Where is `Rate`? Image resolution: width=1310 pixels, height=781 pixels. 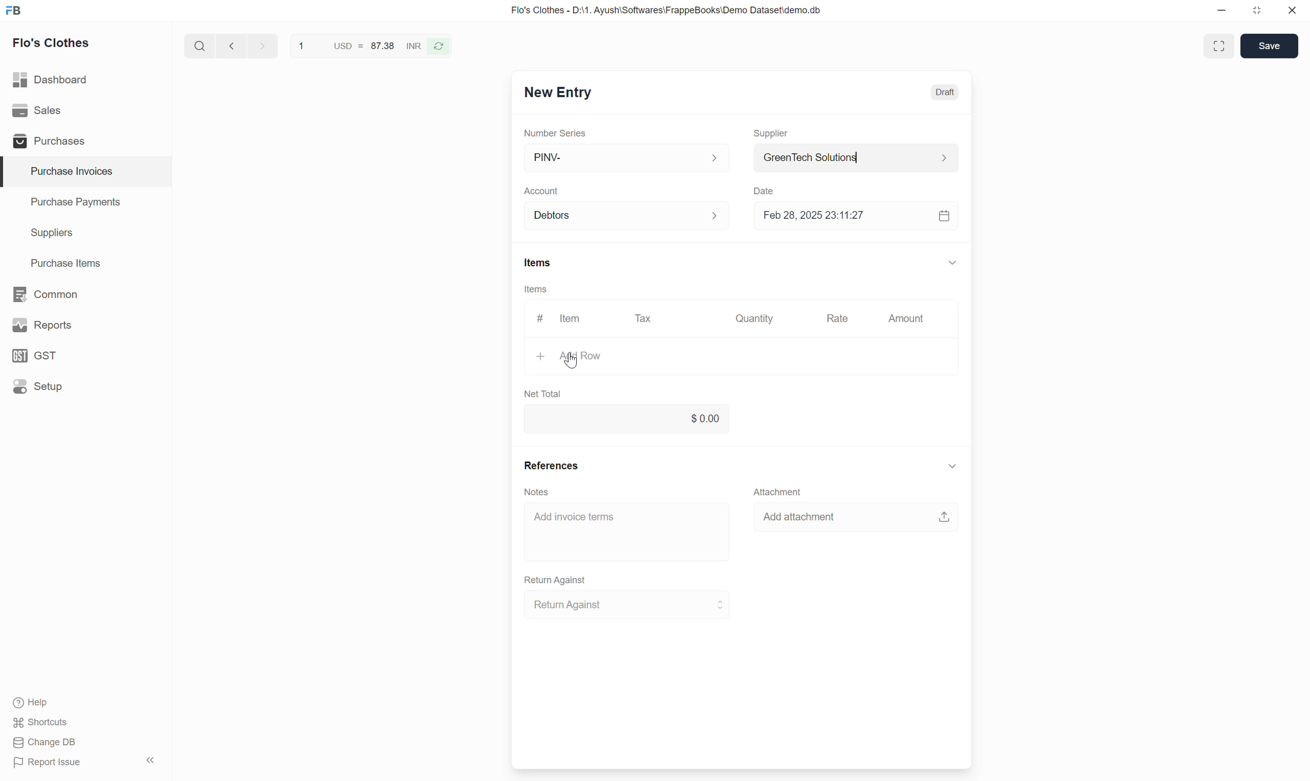 Rate is located at coordinates (837, 319).